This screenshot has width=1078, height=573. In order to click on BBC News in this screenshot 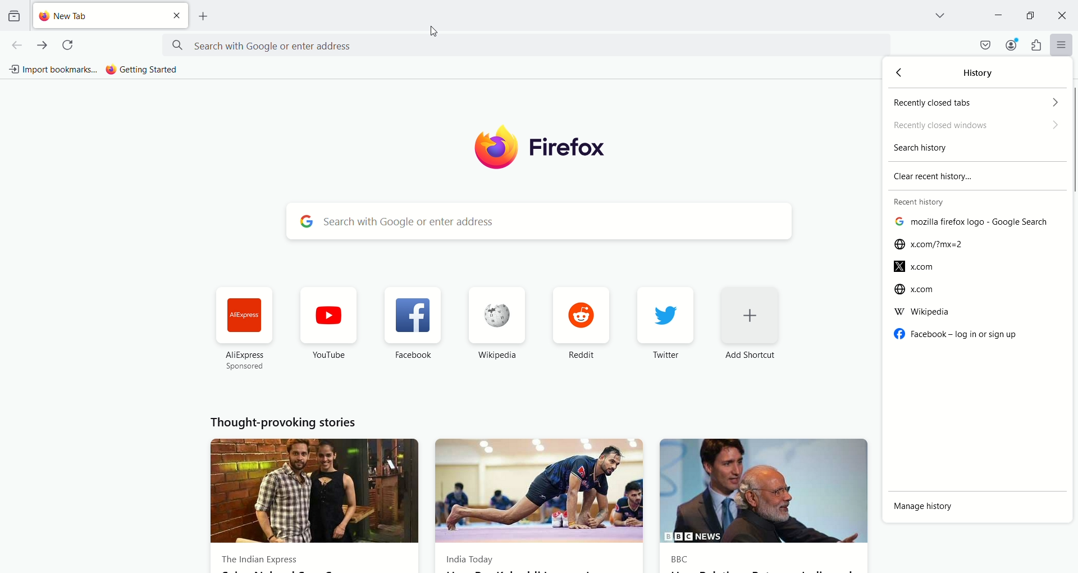, I will do `click(765, 504)`.